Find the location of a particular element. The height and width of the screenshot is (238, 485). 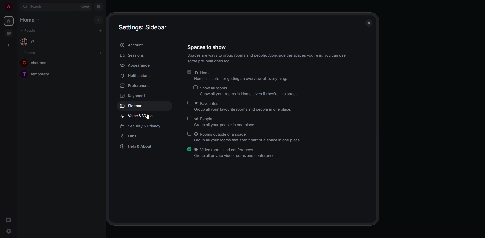

ctrl K is located at coordinates (85, 7).